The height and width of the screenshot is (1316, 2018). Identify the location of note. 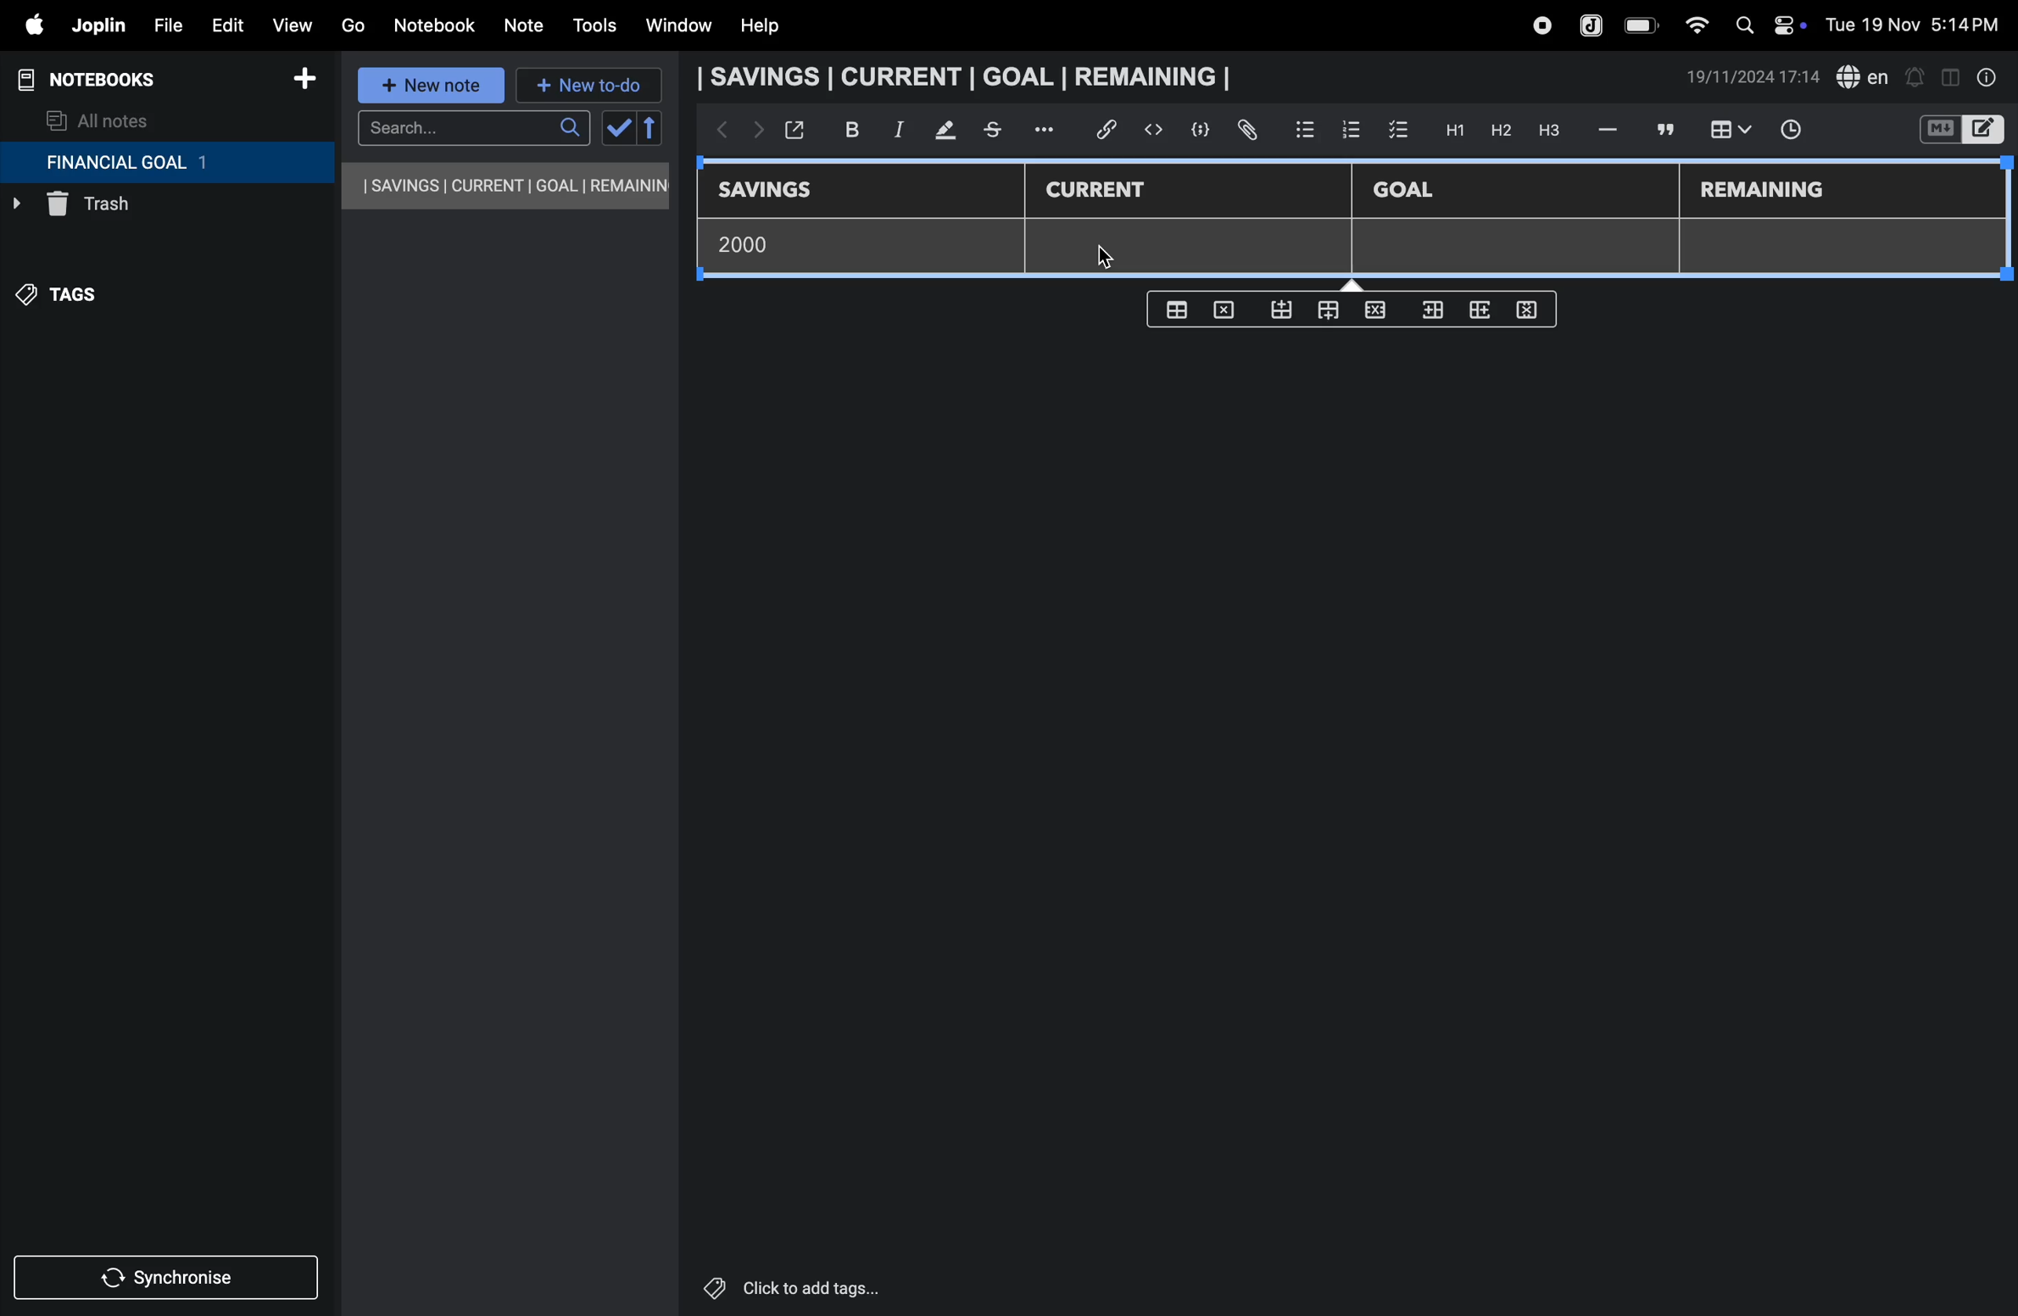
(527, 26).